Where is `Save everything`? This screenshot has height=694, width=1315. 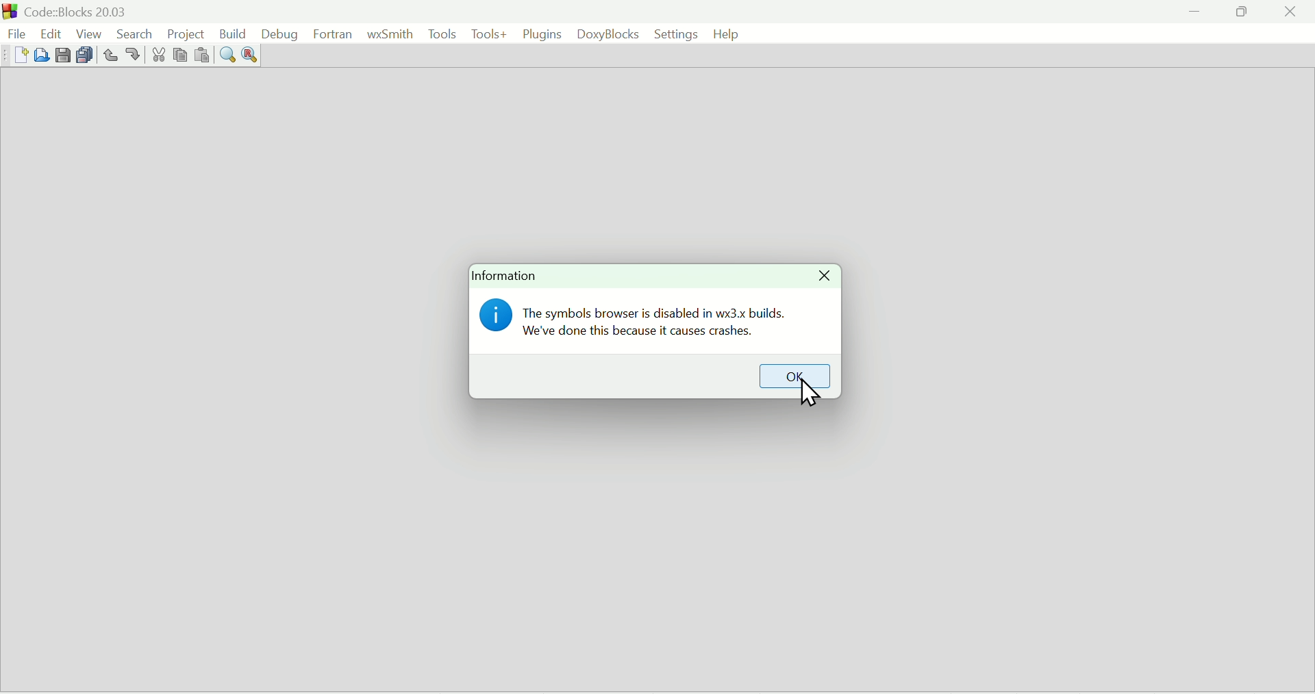
Save everything is located at coordinates (84, 55).